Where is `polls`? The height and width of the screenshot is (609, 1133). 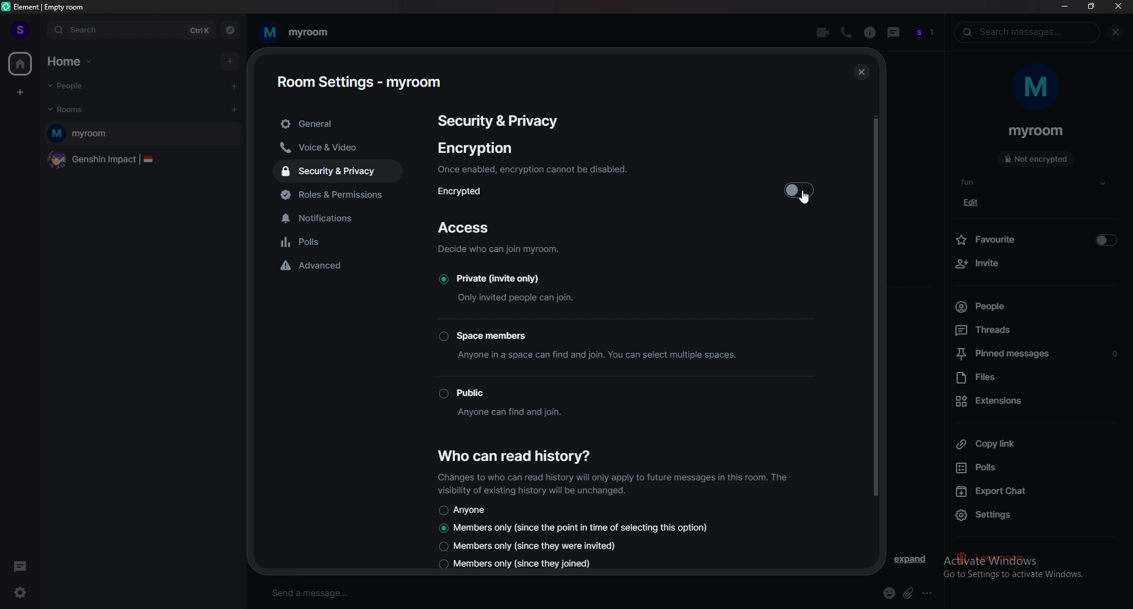
polls is located at coordinates (342, 244).